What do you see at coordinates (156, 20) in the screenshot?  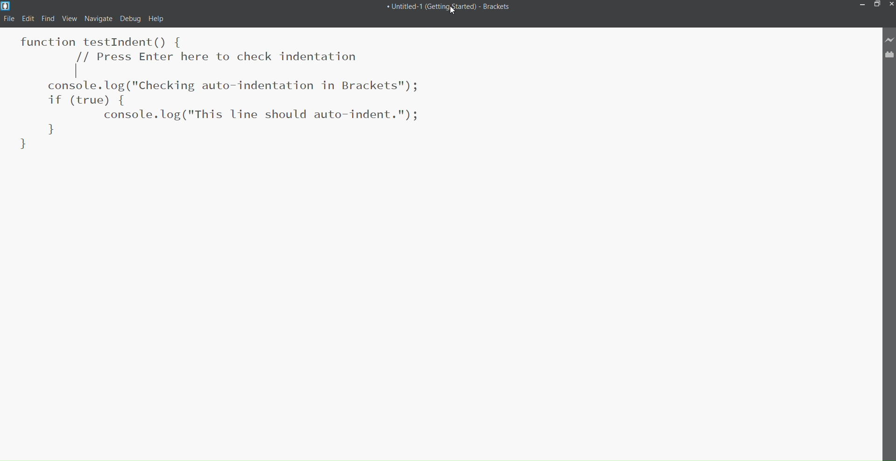 I see `help` at bounding box center [156, 20].